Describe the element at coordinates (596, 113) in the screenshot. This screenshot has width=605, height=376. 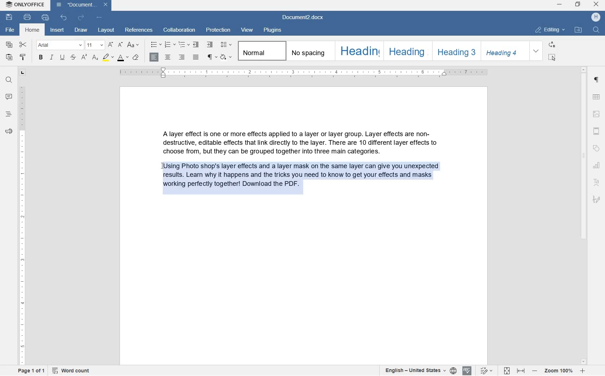
I see `HEADERS & FOOTERS` at that location.